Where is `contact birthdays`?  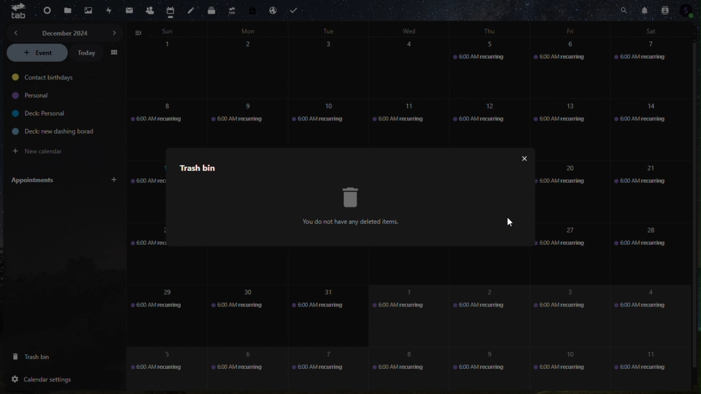
contact birthdays is located at coordinates (45, 78).